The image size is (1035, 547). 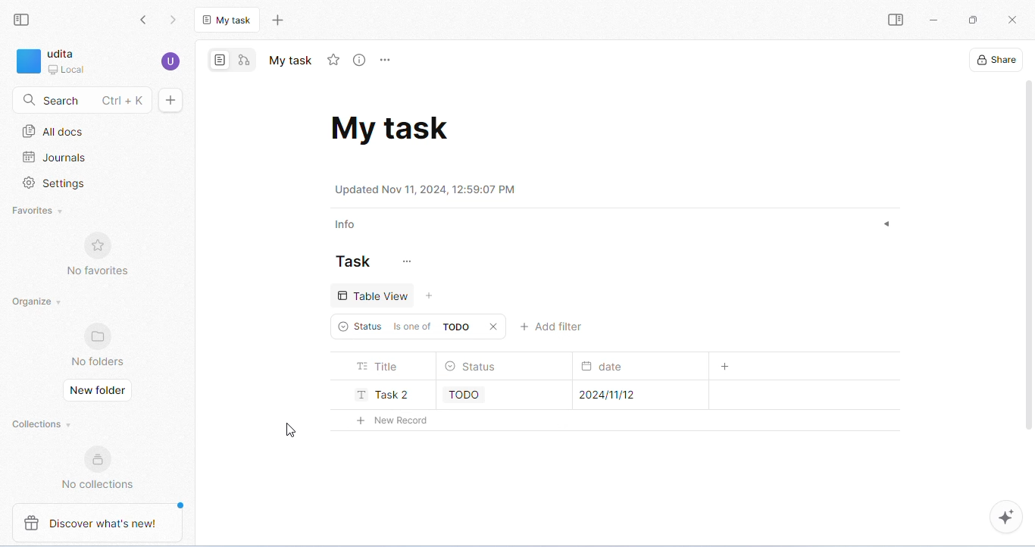 What do you see at coordinates (80, 100) in the screenshot?
I see `search` at bounding box center [80, 100].